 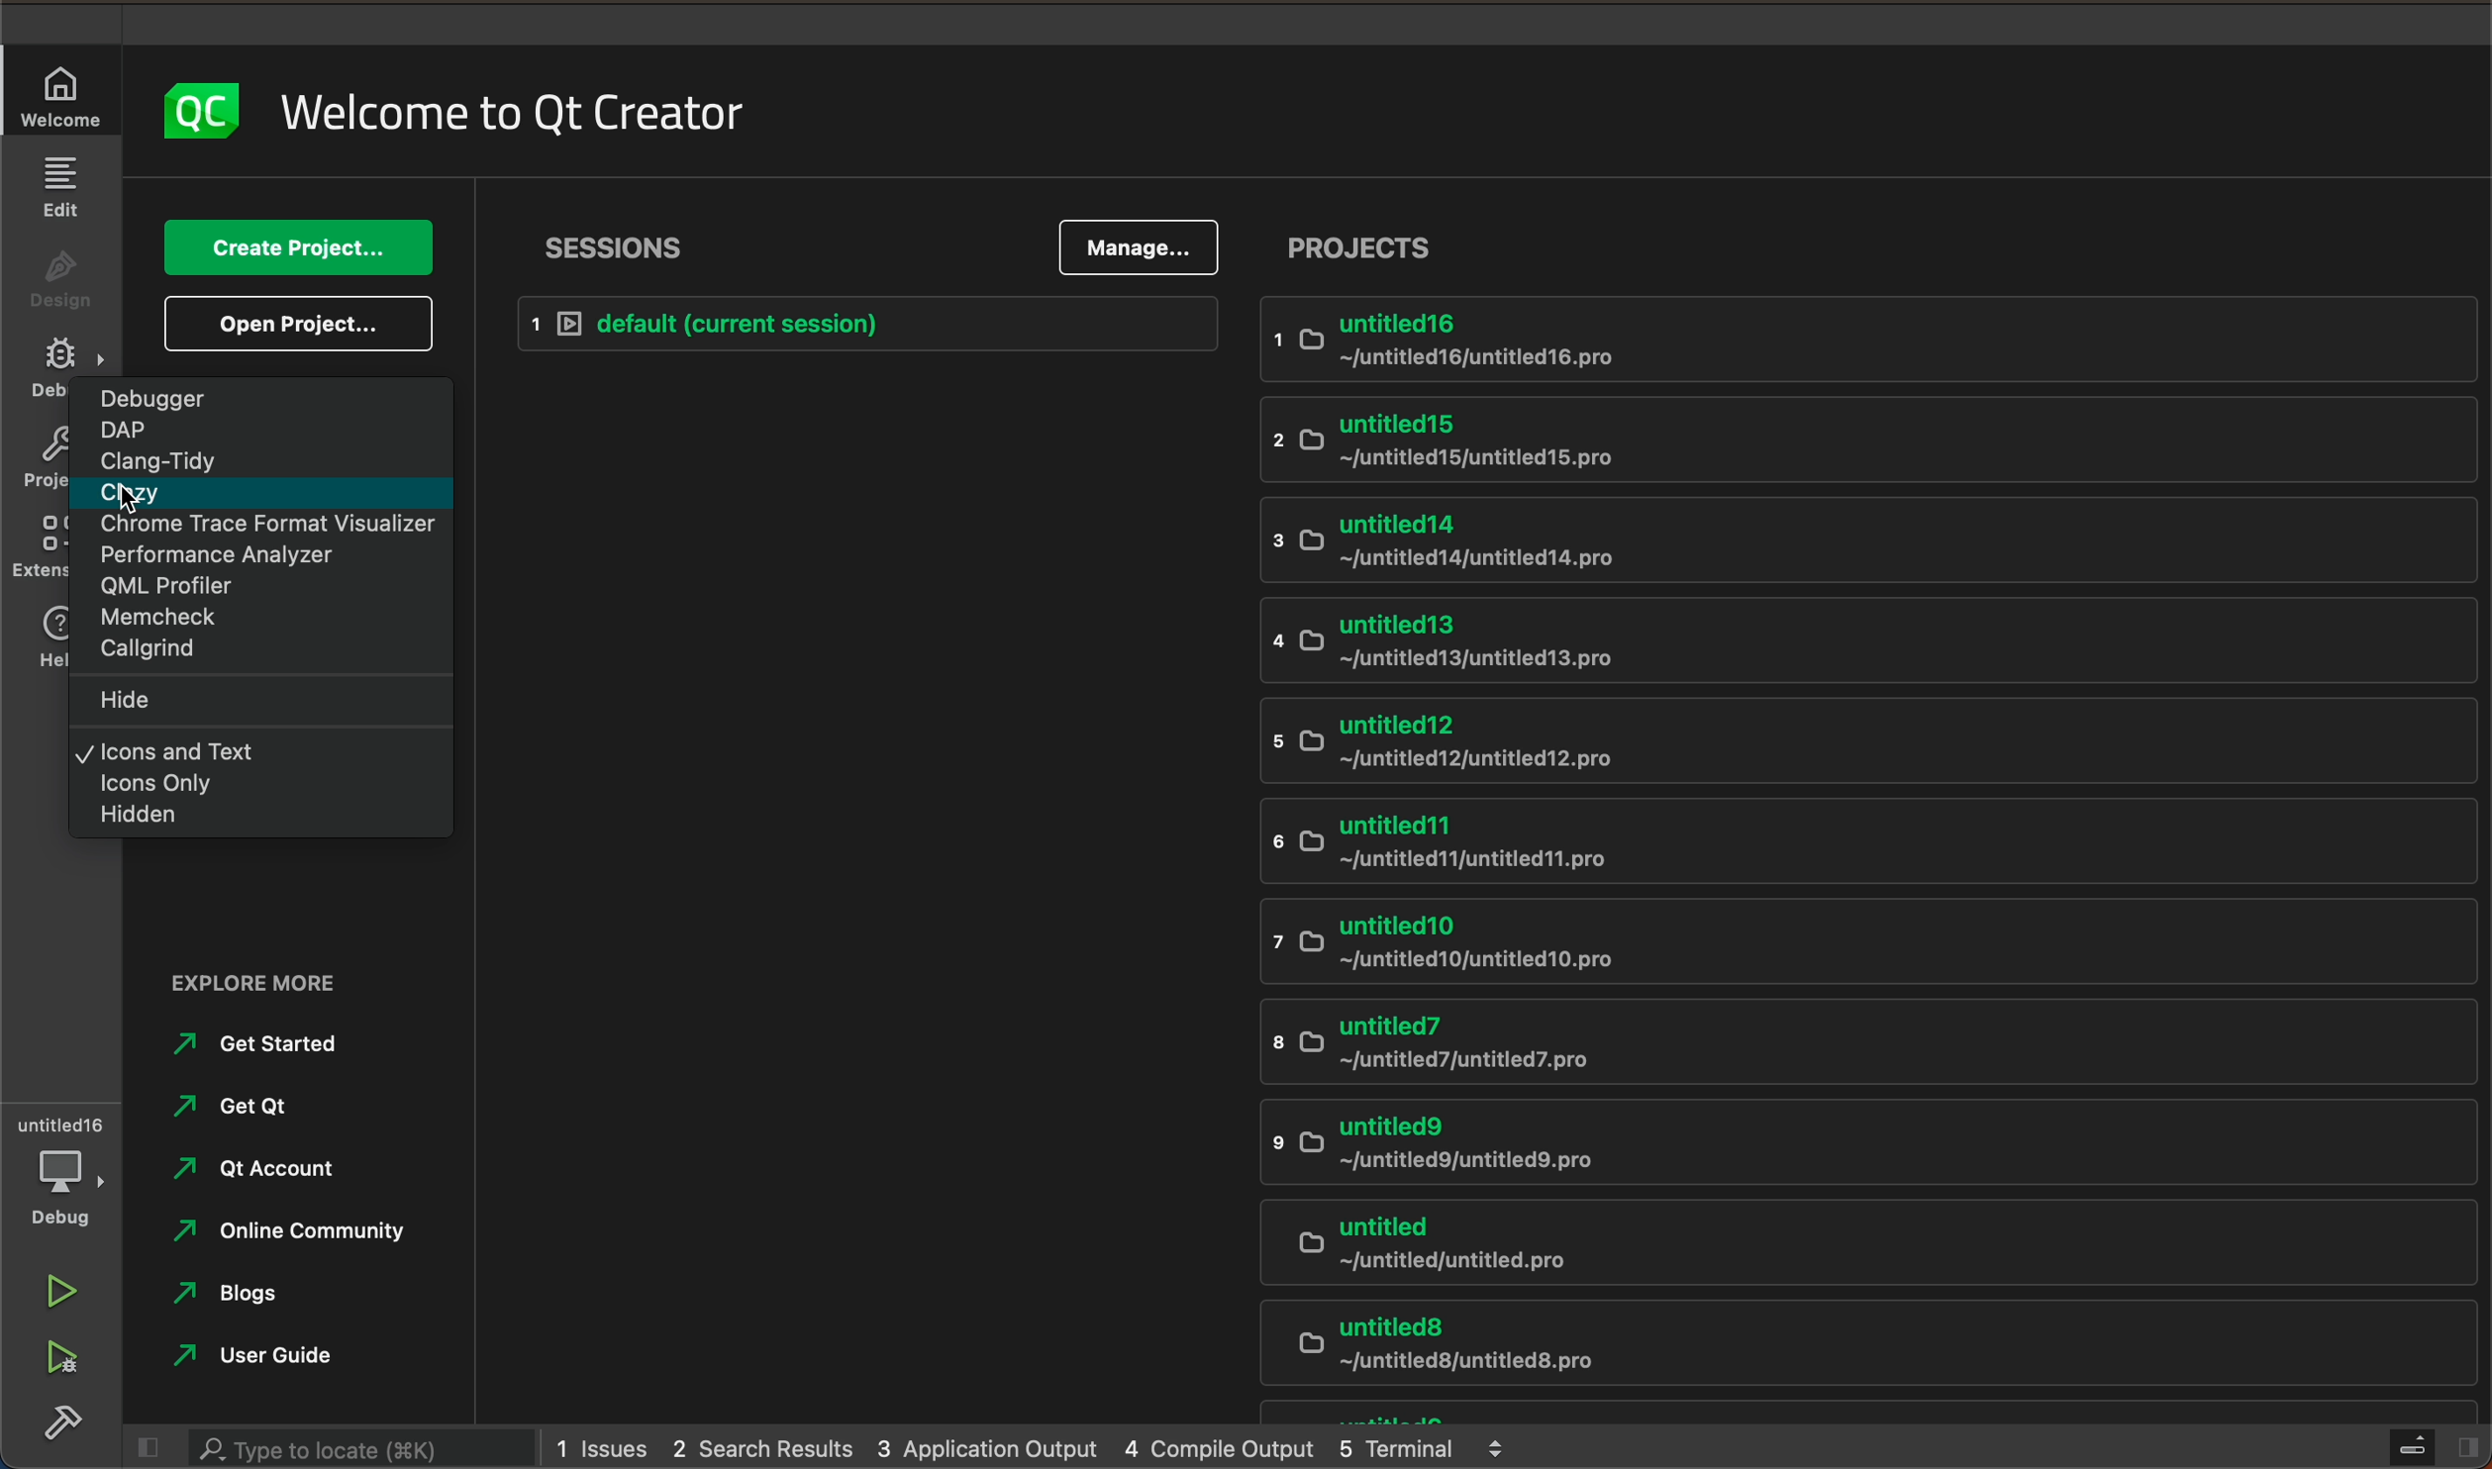 I want to click on projects list, so click(x=1876, y=853).